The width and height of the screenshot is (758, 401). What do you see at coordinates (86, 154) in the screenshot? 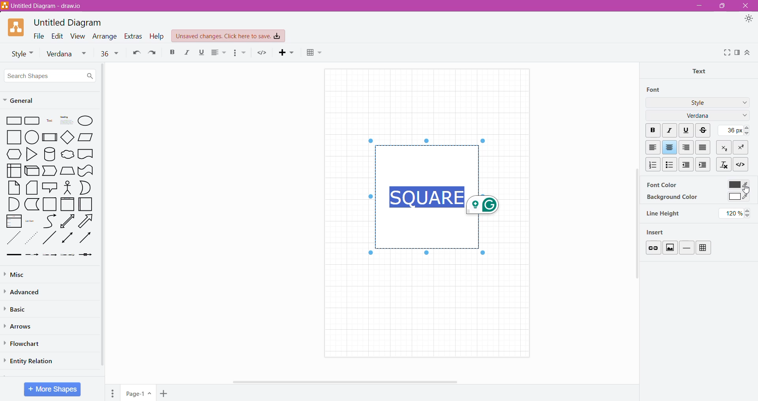
I see `document` at bounding box center [86, 154].